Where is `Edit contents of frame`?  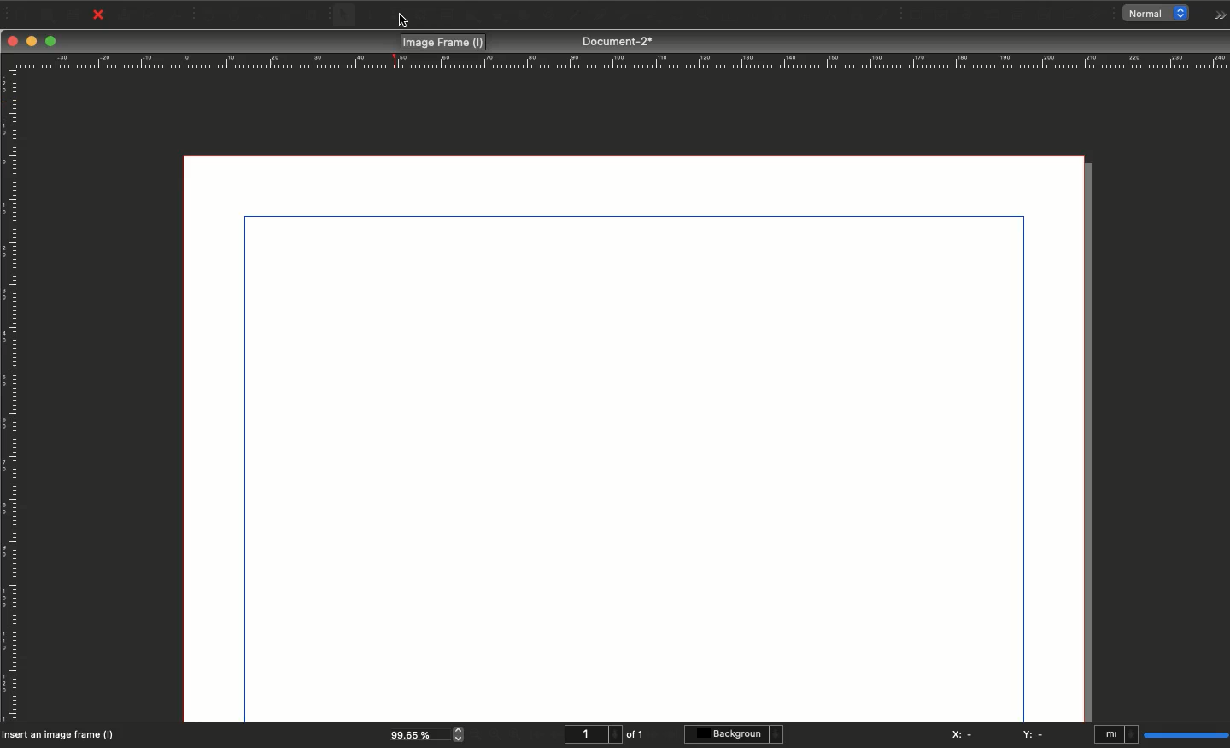
Edit contents of frame is located at coordinates (712, 16).